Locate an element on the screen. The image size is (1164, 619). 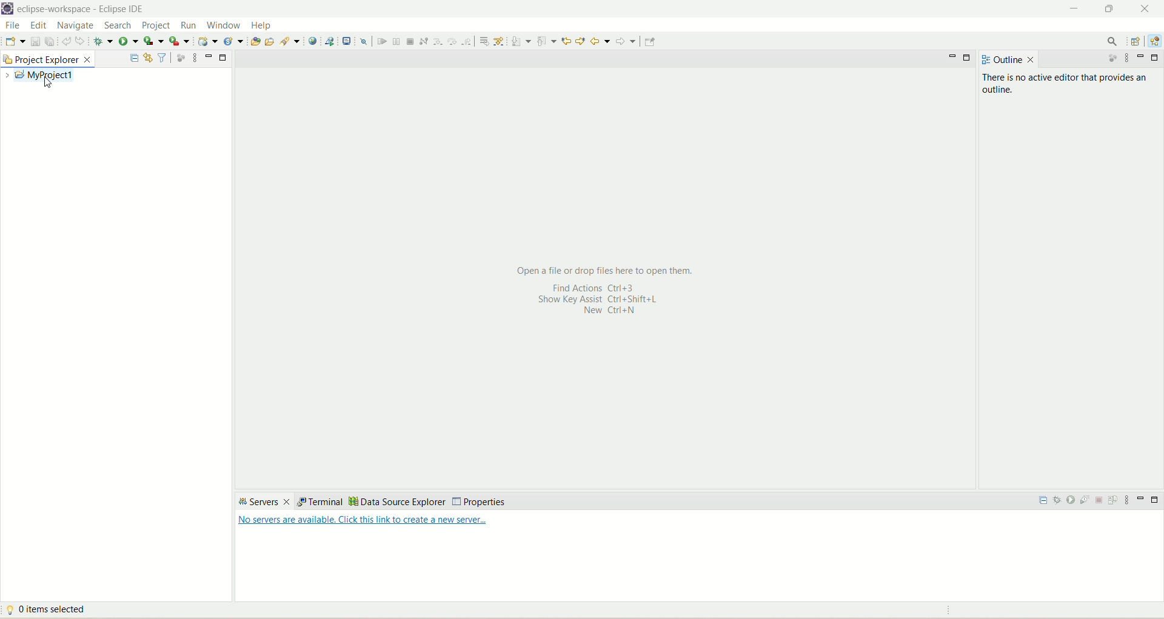
project is located at coordinates (157, 25).